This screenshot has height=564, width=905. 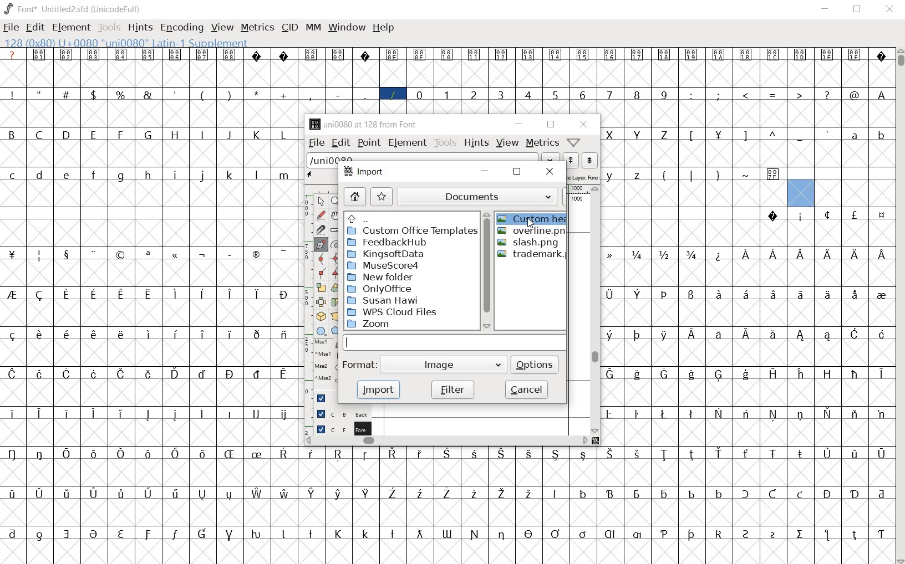 I want to click on glyph, so click(x=120, y=95).